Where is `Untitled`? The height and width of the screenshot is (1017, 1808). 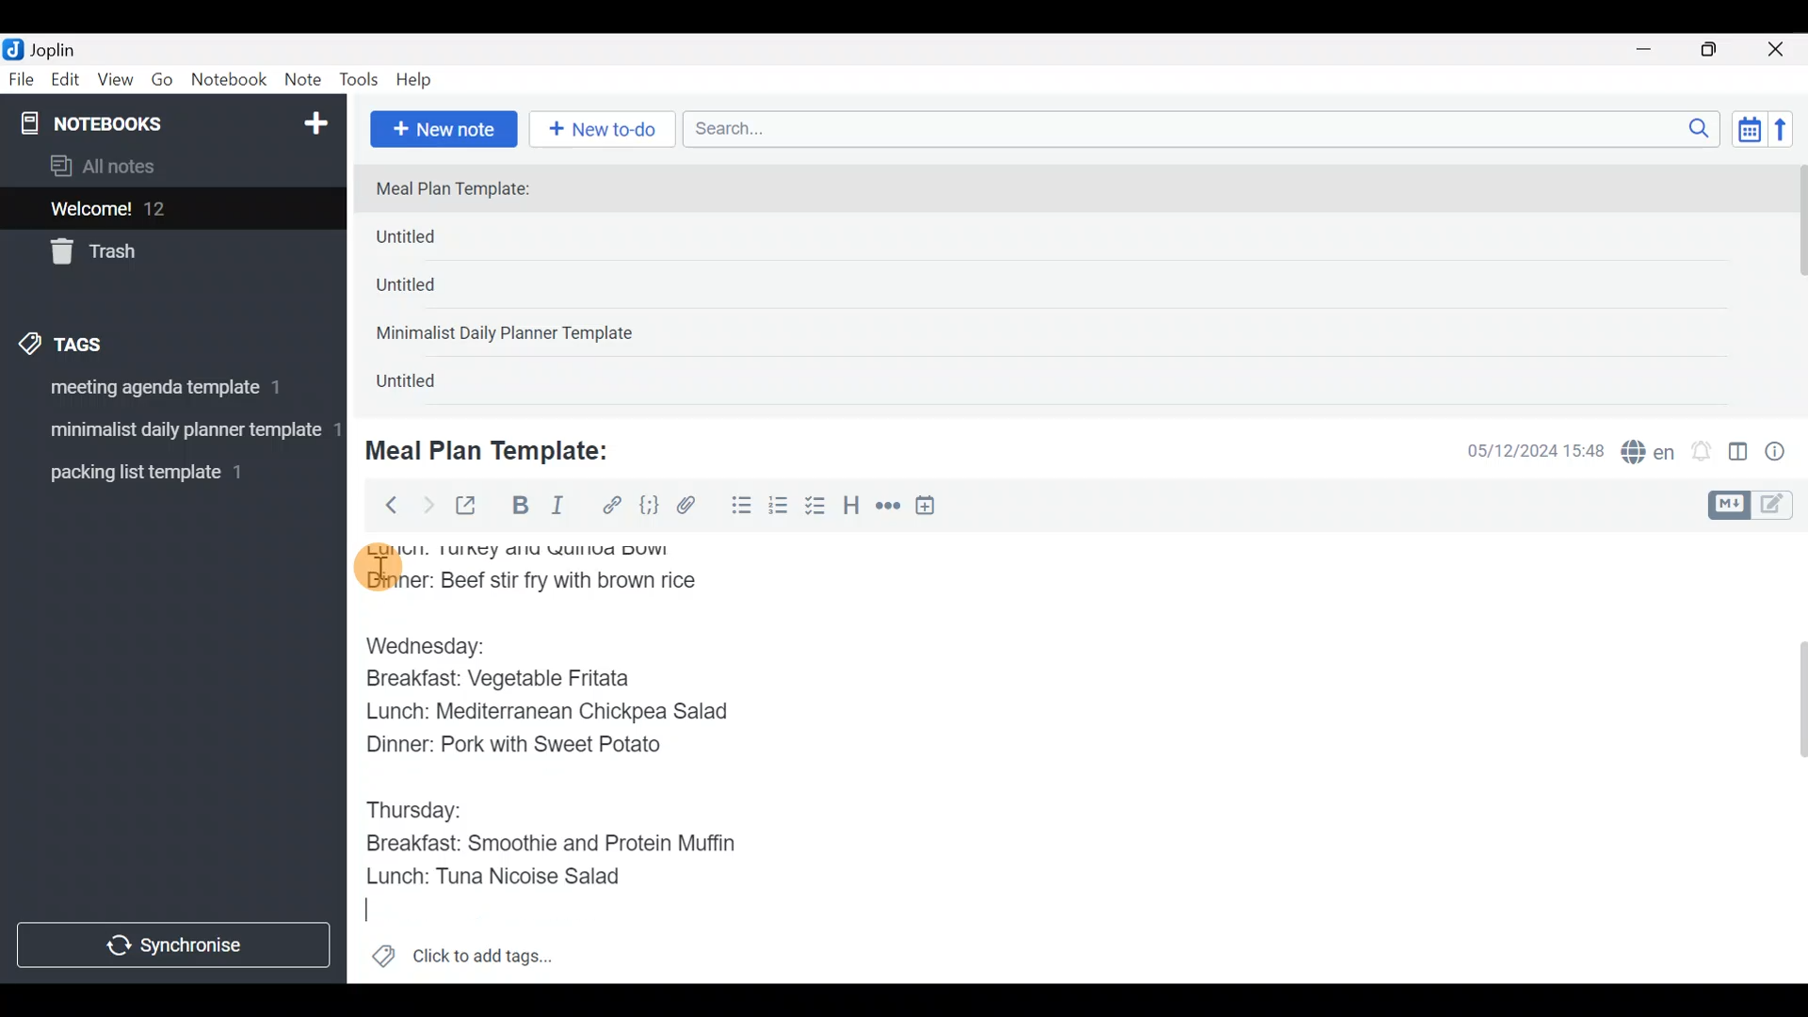
Untitled is located at coordinates (431, 291).